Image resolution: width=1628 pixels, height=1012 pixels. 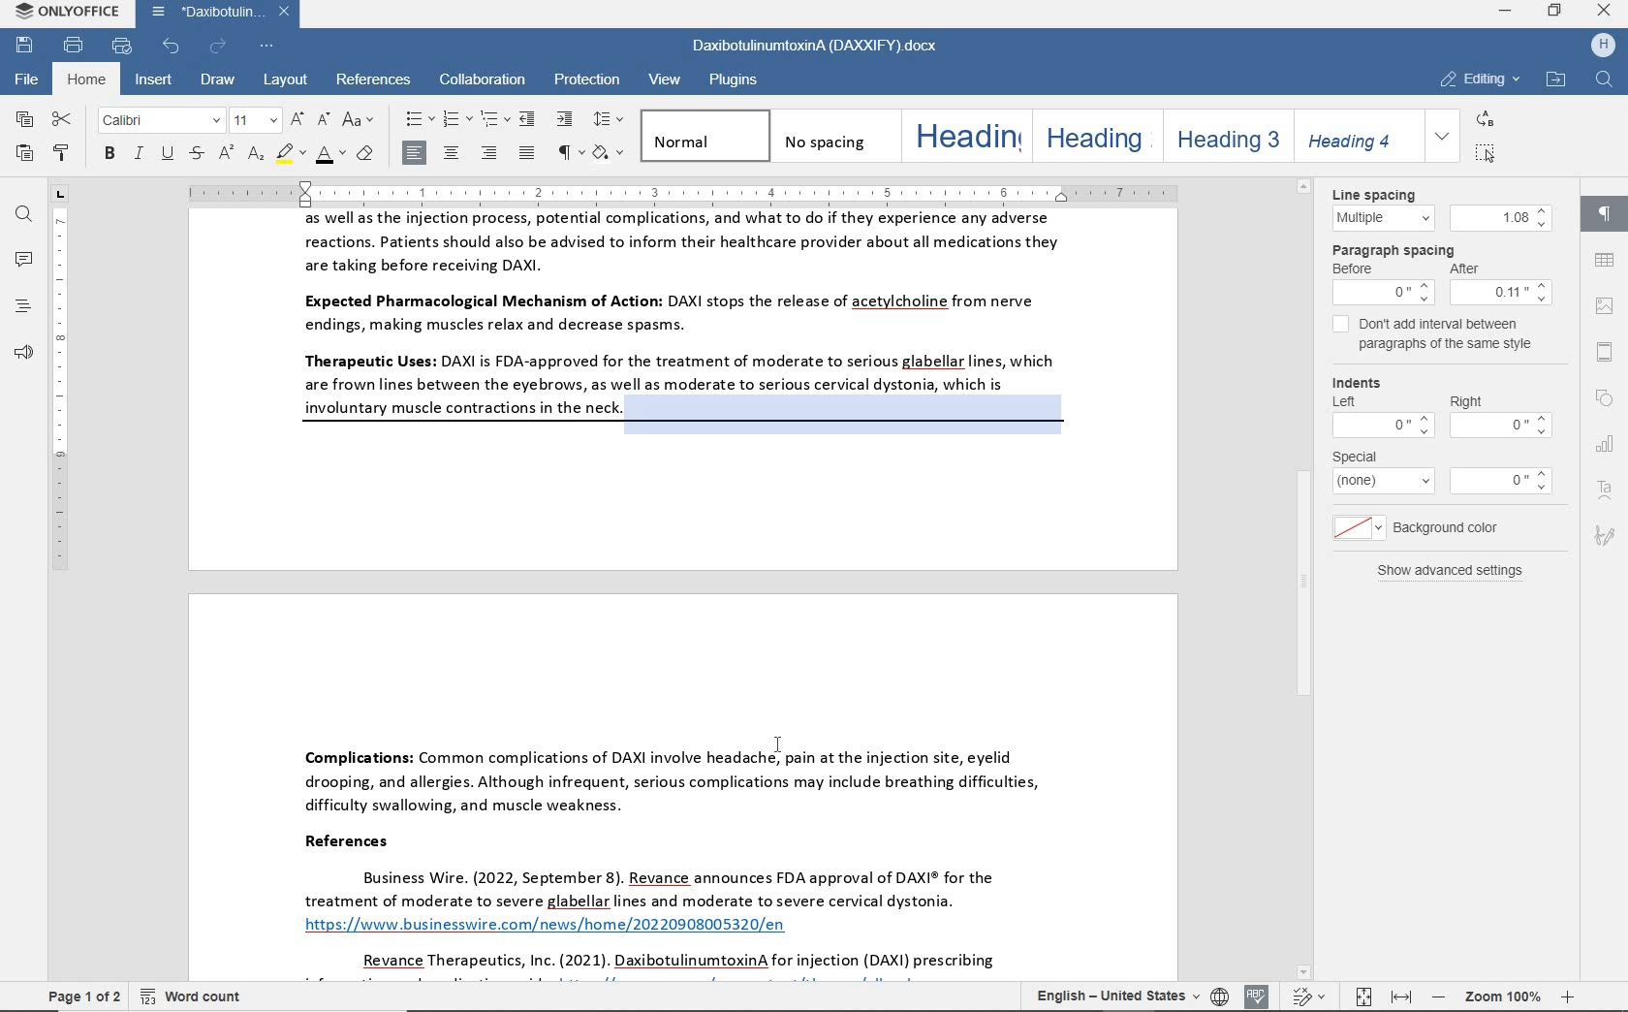 I want to click on highlight color, so click(x=292, y=155).